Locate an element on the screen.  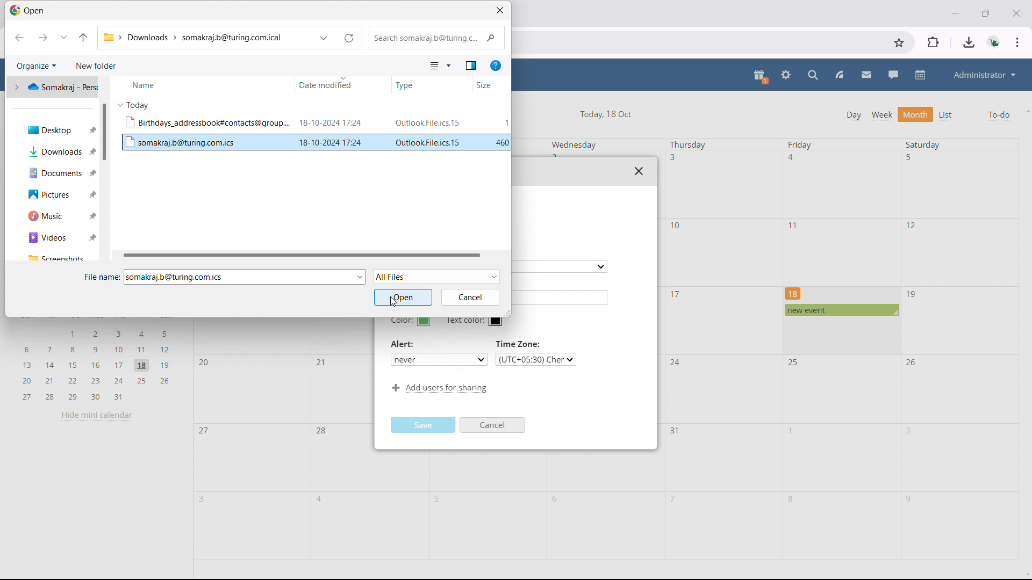
close is located at coordinates (639, 171).